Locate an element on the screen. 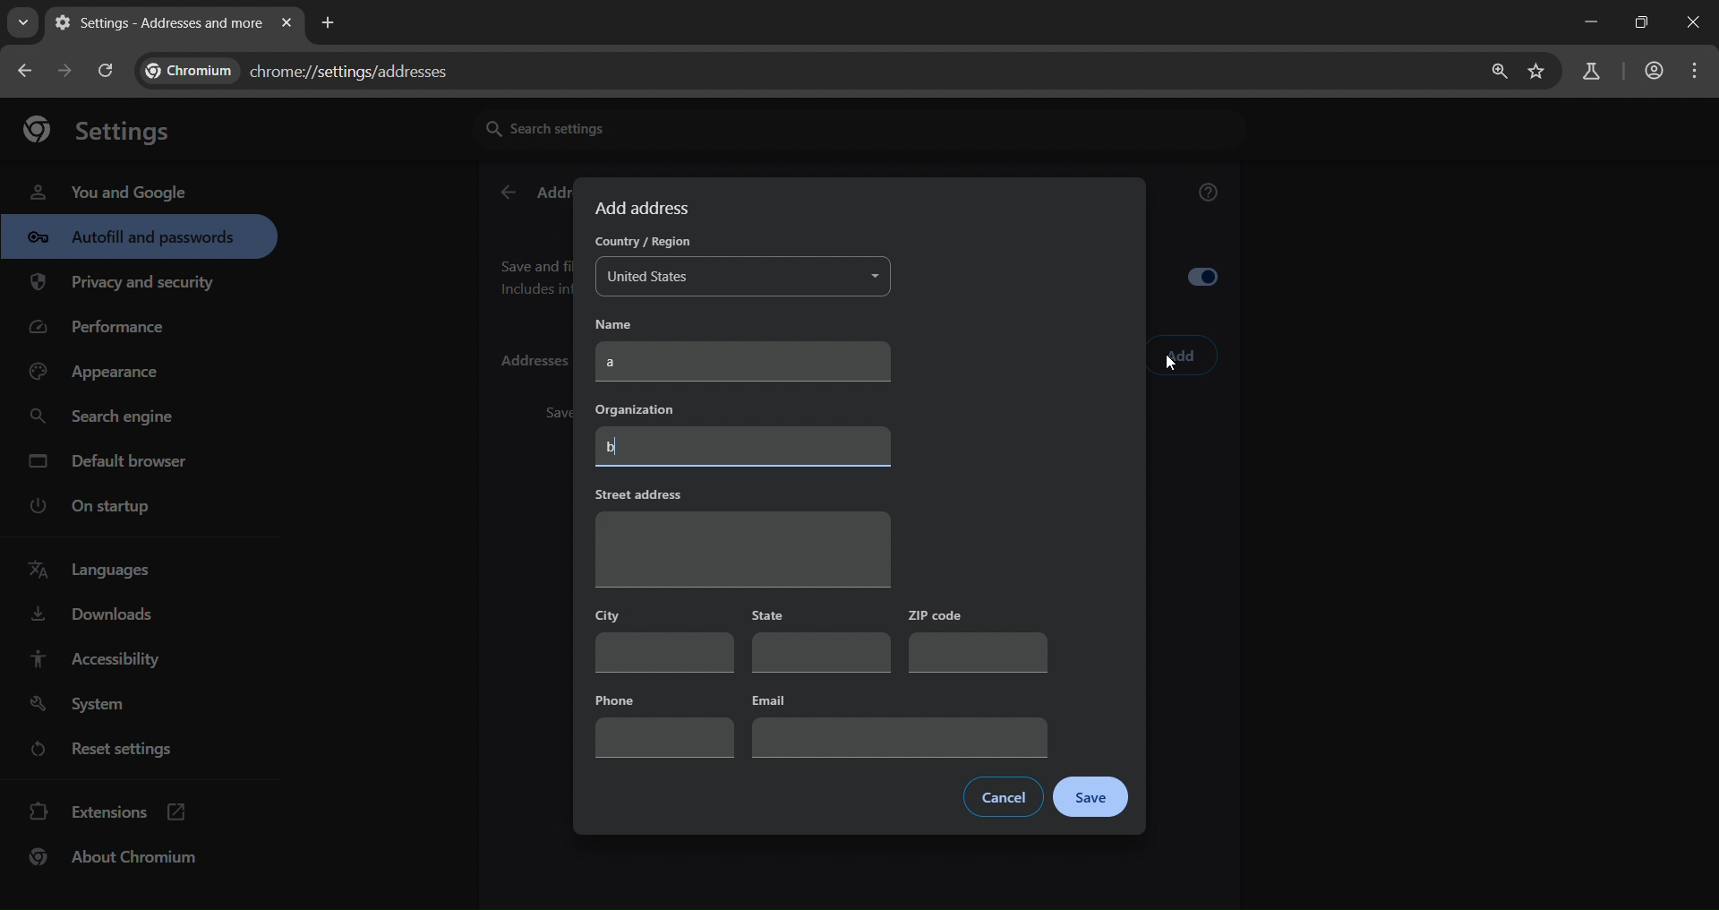 The width and height of the screenshot is (1719, 910). state is located at coordinates (817, 642).